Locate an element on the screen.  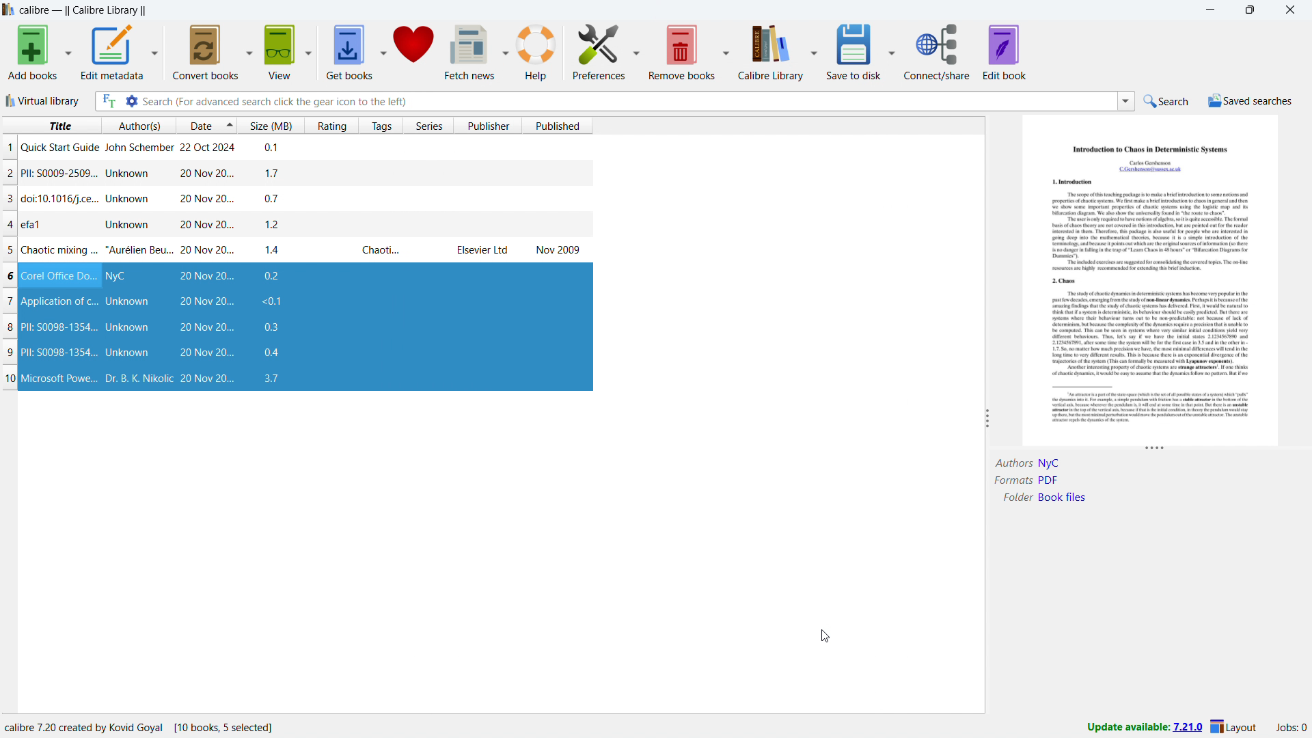
remove books options is located at coordinates (727, 53).